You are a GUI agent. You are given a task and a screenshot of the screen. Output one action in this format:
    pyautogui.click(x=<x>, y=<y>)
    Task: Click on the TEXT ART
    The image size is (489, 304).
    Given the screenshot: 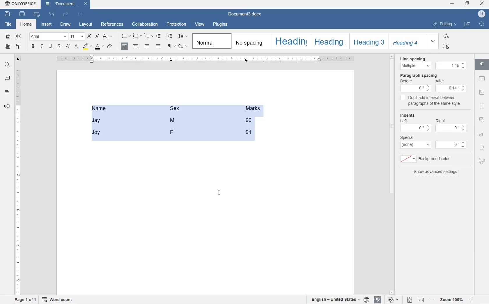 What is the action you would take?
    pyautogui.click(x=482, y=146)
    